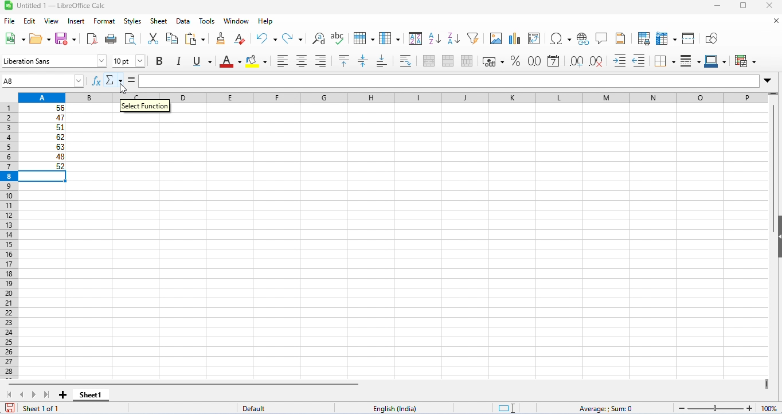 This screenshot has width=782, height=414. I want to click on insert header and footer, so click(620, 38).